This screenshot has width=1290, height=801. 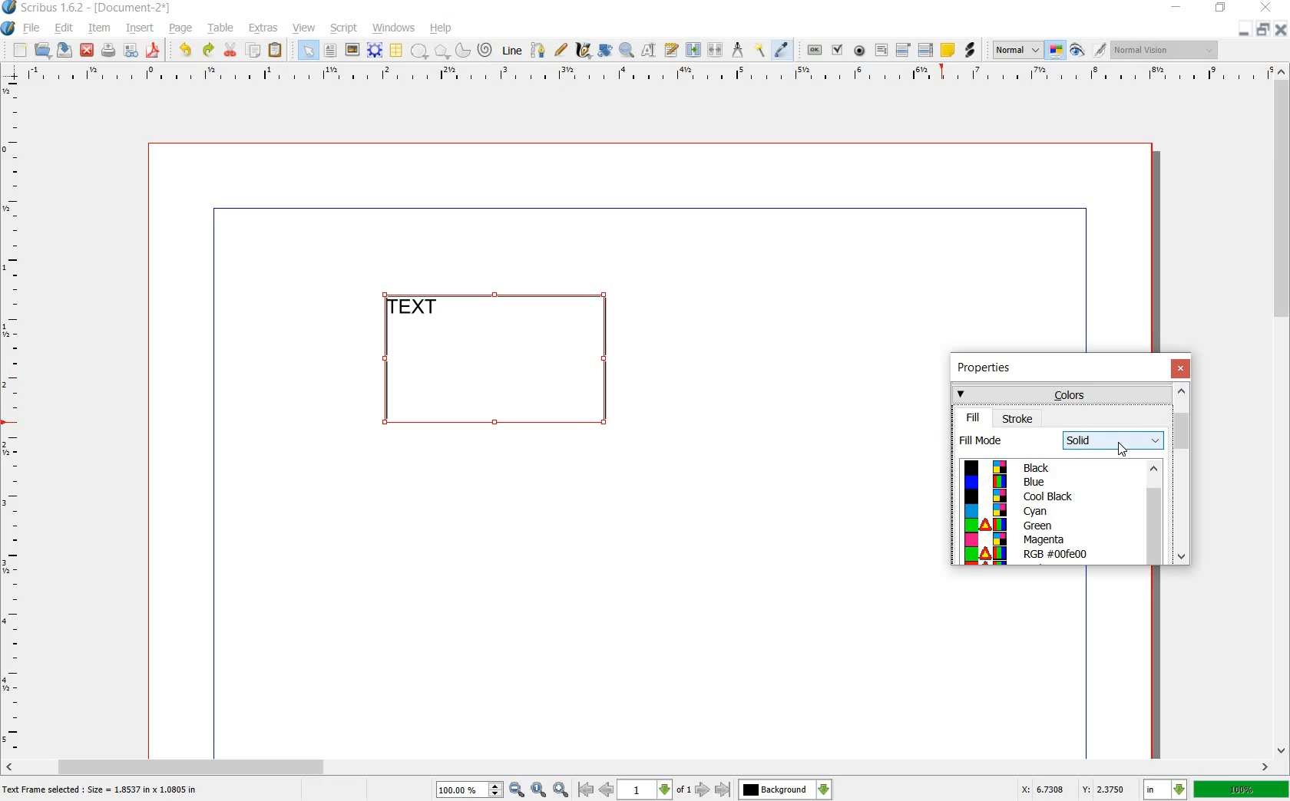 What do you see at coordinates (130, 51) in the screenshot?
I see `preflight verifier` at bounding box center [130, 51].